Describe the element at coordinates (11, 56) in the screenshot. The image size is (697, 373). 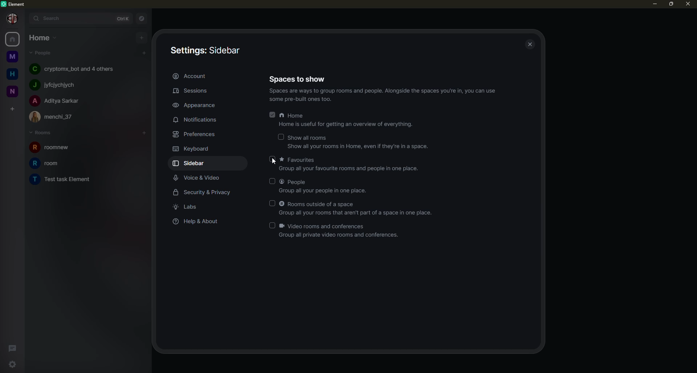
I see `myspace` at that location.